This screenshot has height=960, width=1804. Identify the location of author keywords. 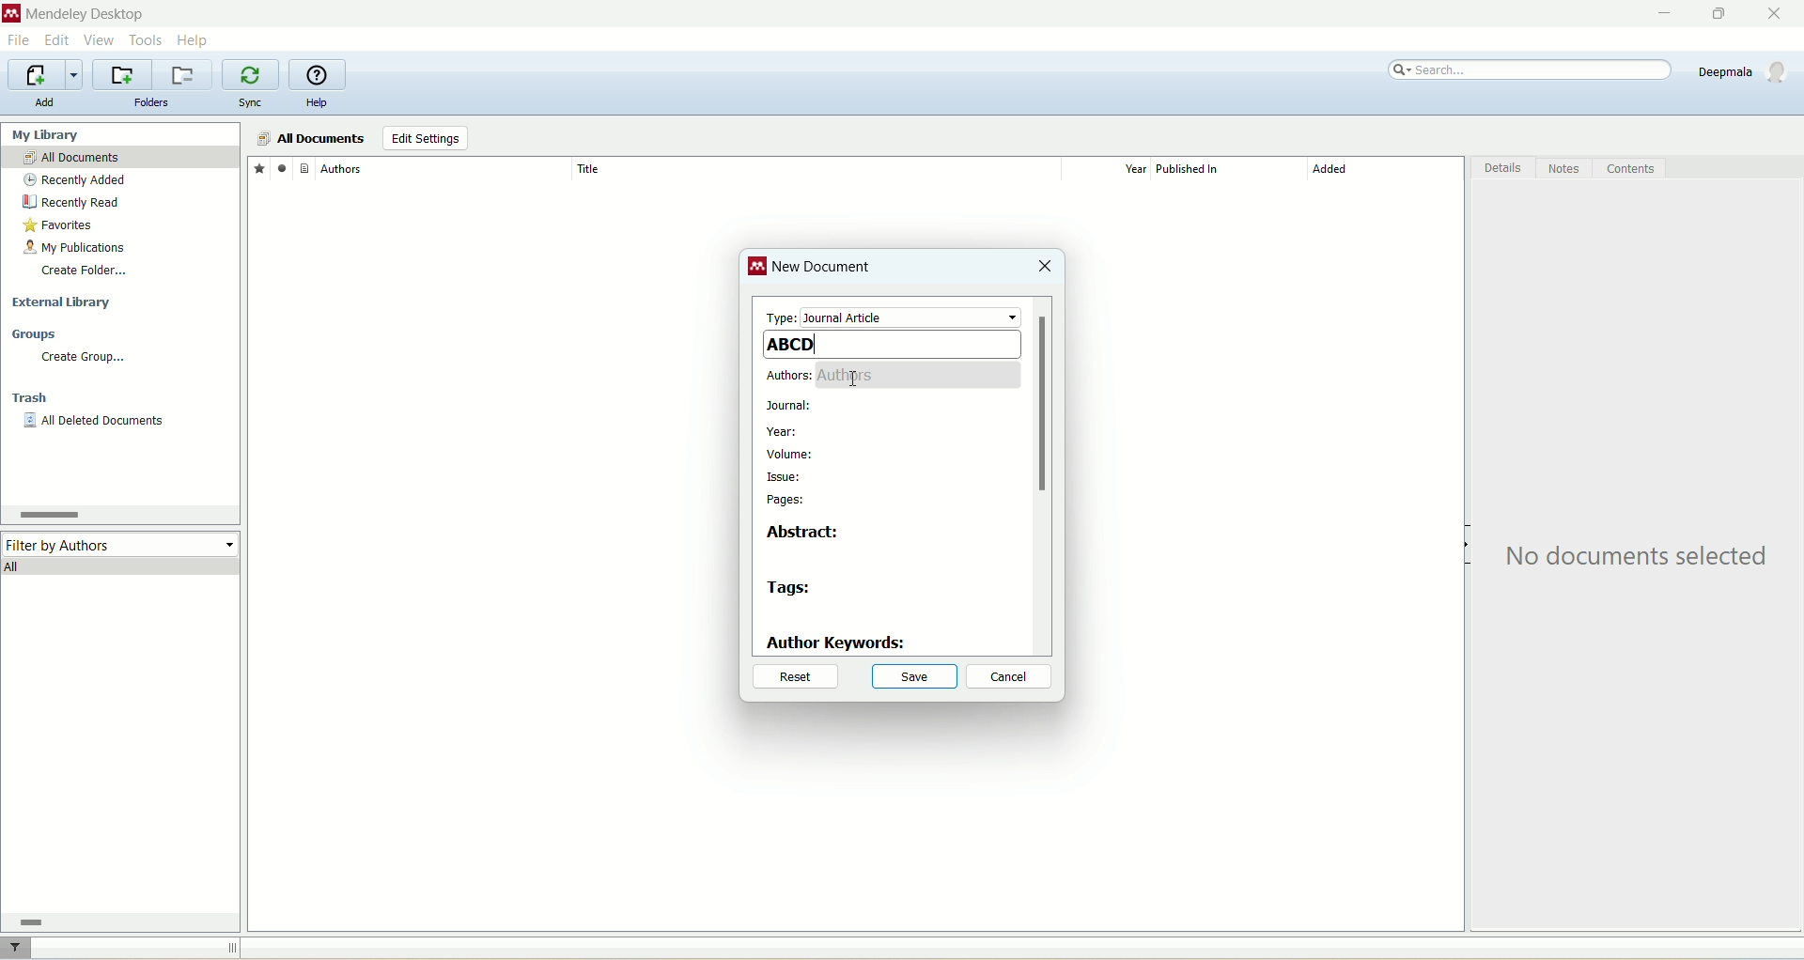
(837, 643).